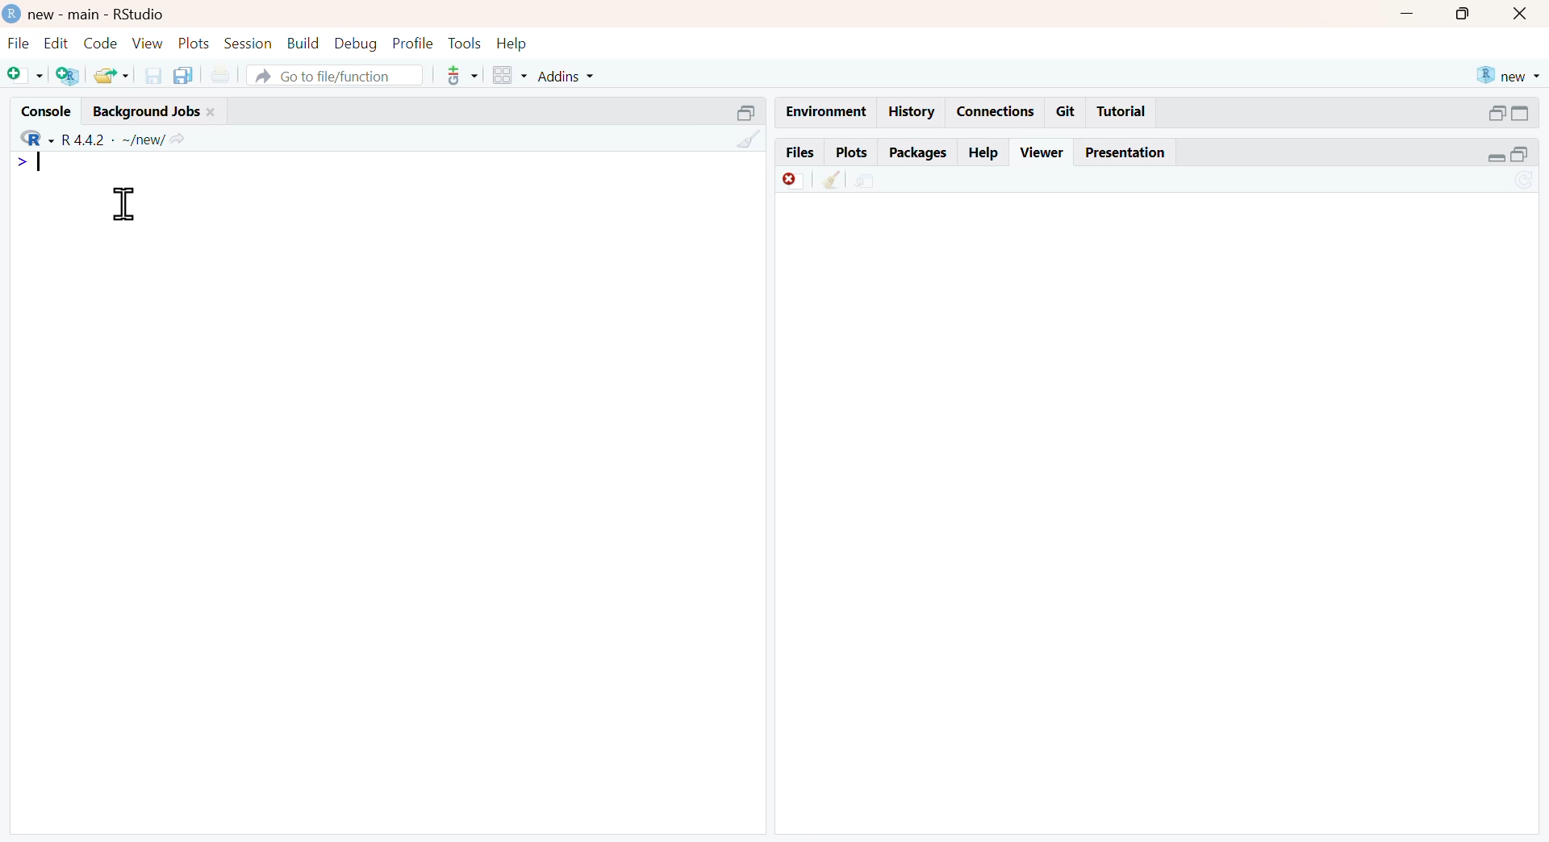 This screenshot has width=1549, height=842. What do you see at coordinates (913, 111) in the screenshot?
I see `history` at bounding box center [913, 111].